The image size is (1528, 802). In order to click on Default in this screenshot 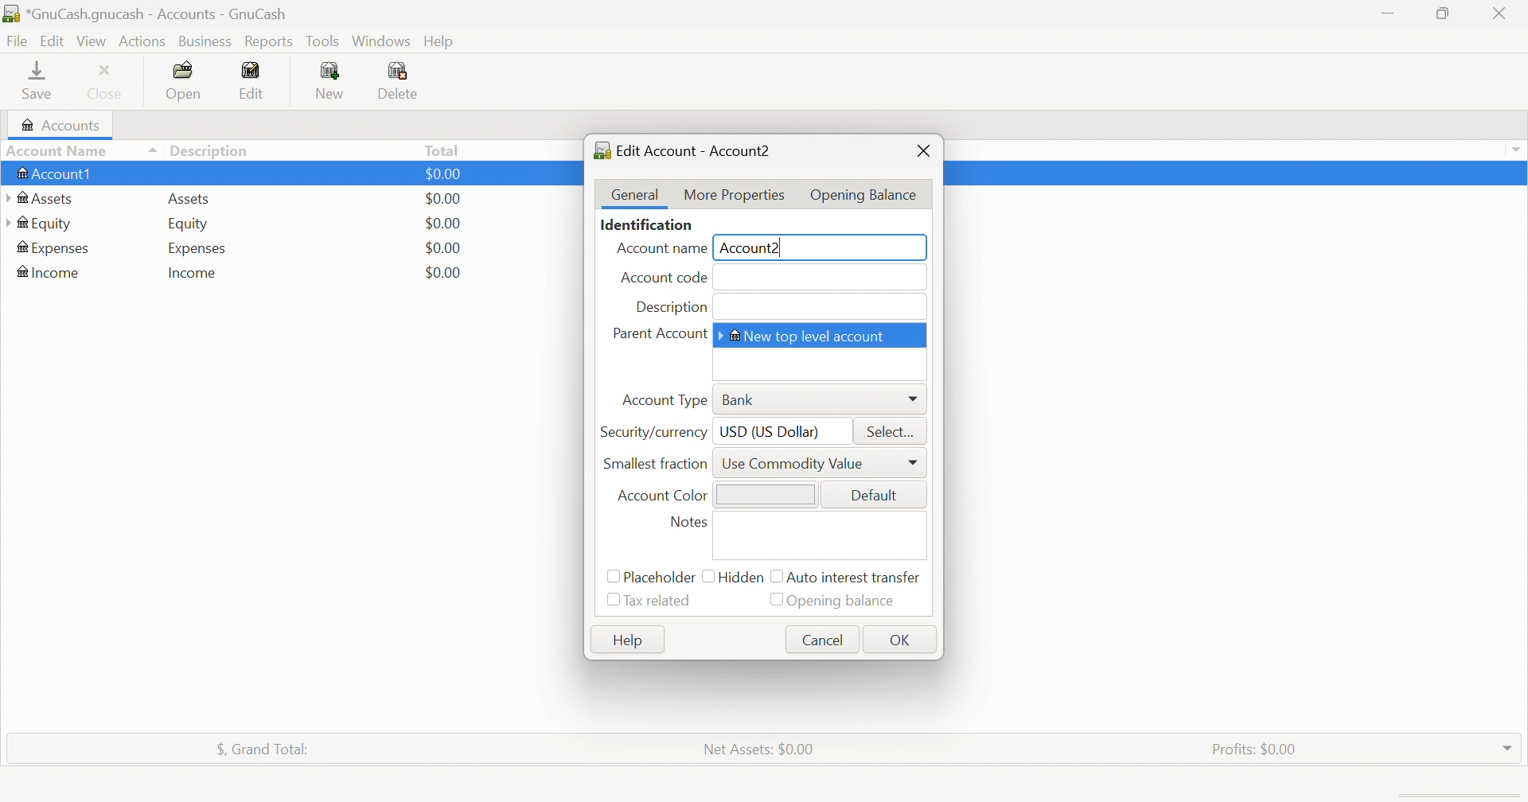, I will do `click(872, 496)`.